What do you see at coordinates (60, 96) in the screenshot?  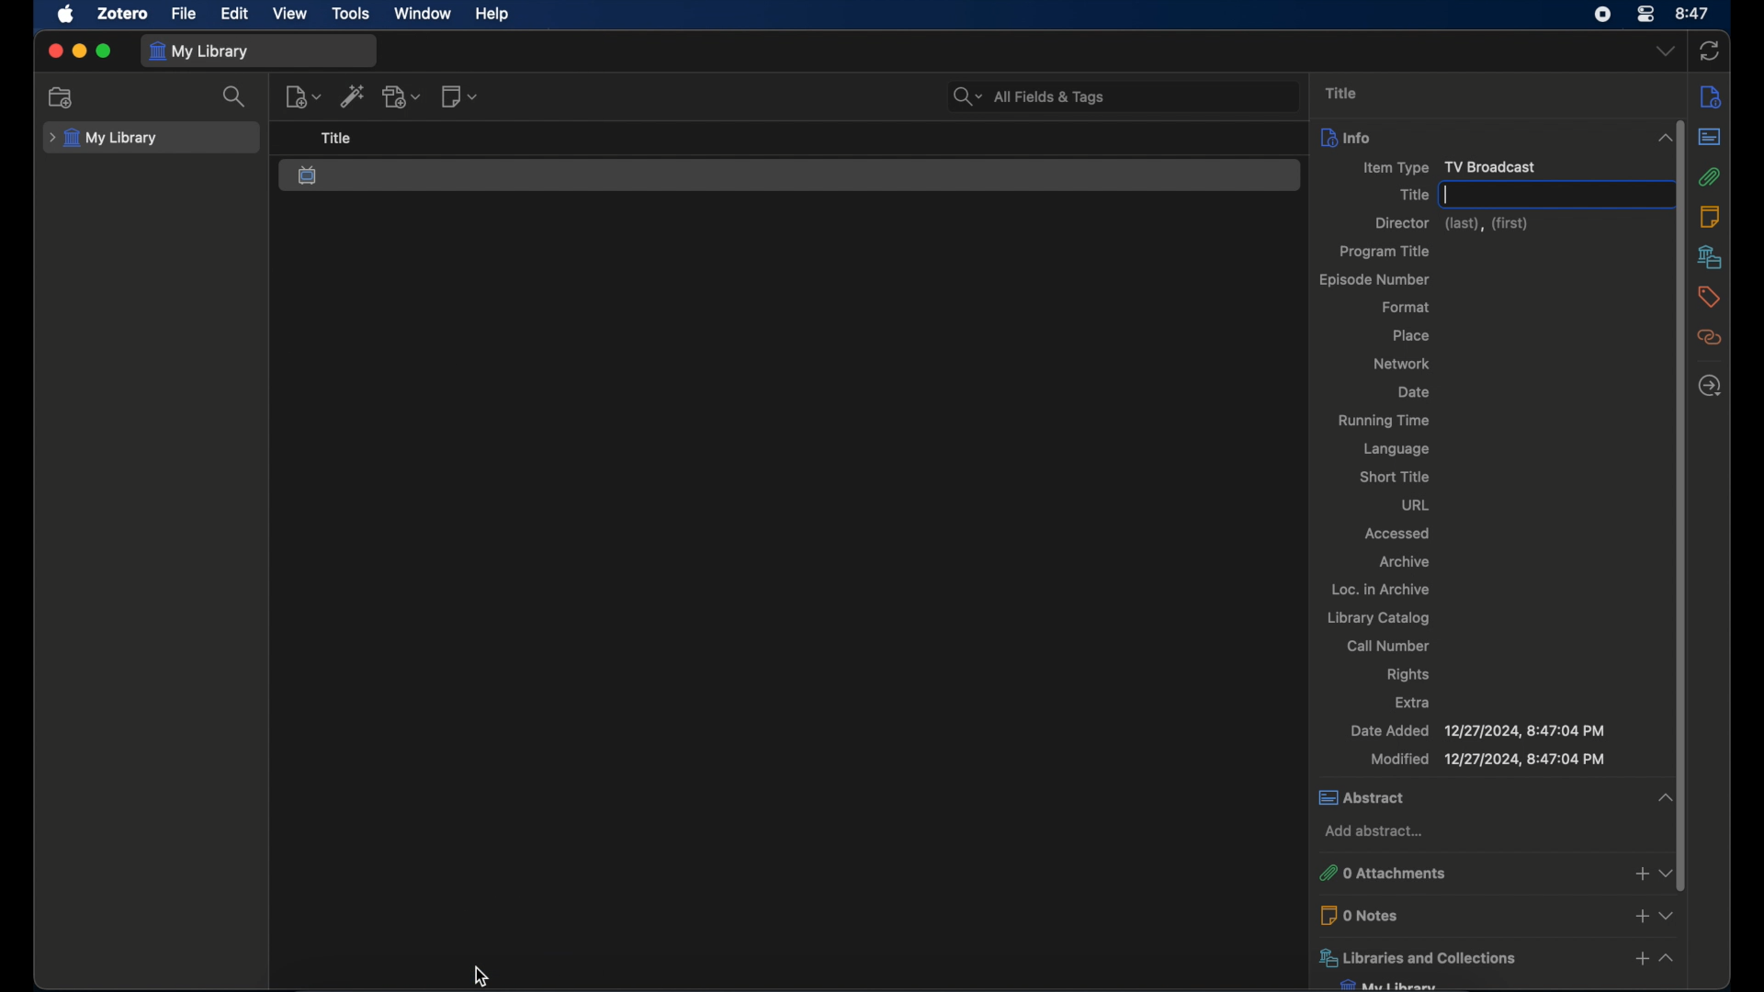 I see `new collection` at bounding box center [60, 96].